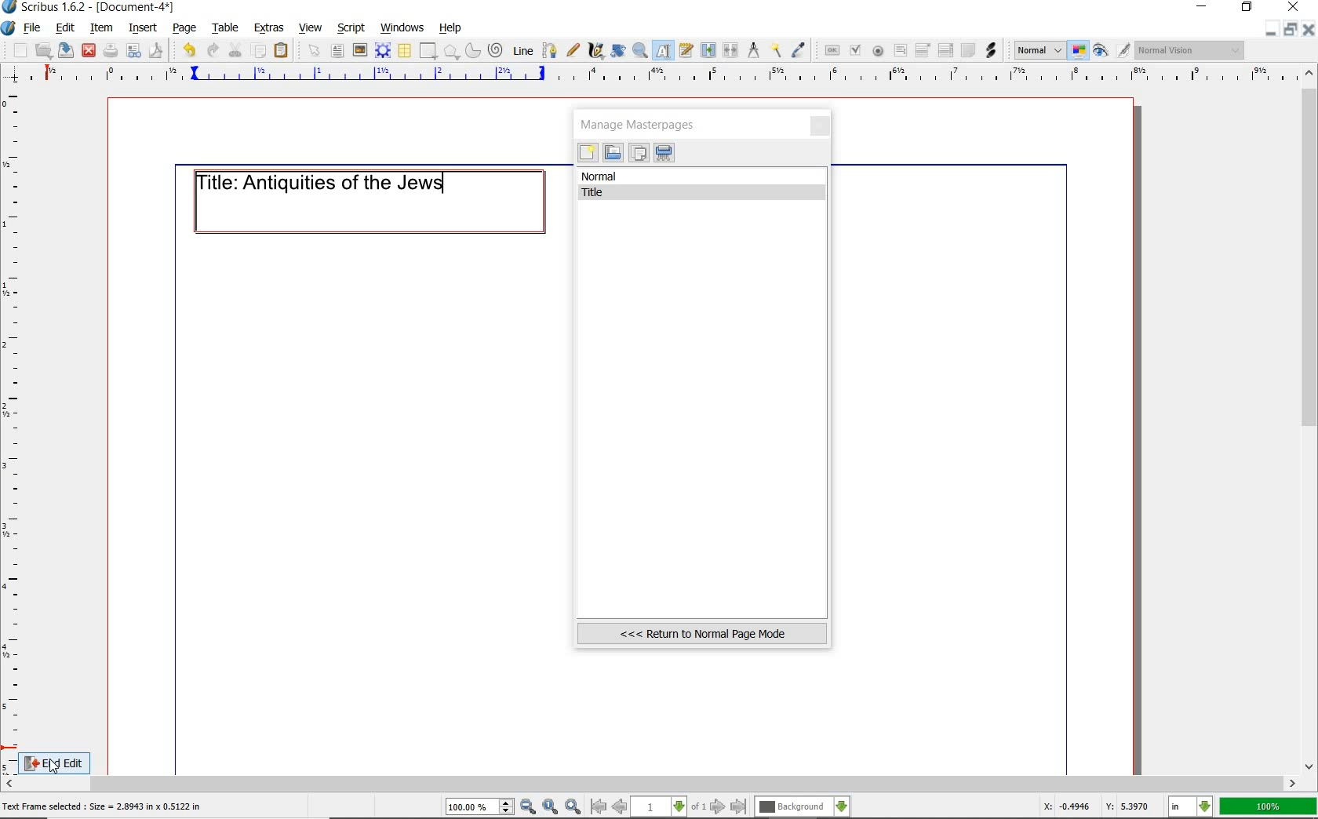 Image resolution: width=1318 pixels, height=819 pixels. Describe the element at coordinates (612, 153) in the screenshot. I see `import masterpages` at that location.